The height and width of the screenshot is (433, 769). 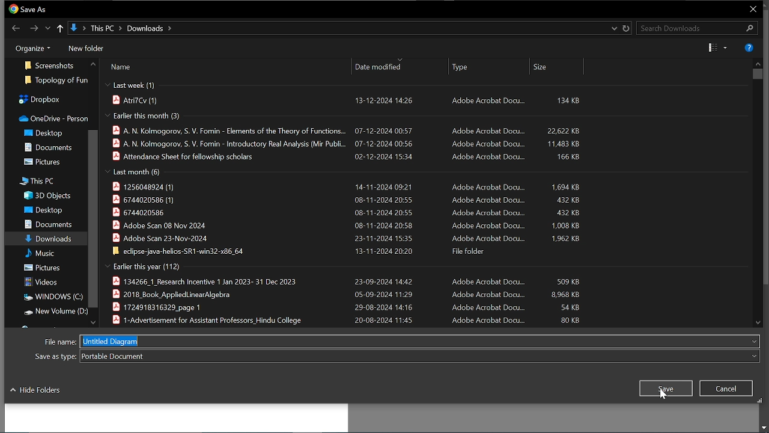 I want to click on Organize, so click(x=28, y=51).